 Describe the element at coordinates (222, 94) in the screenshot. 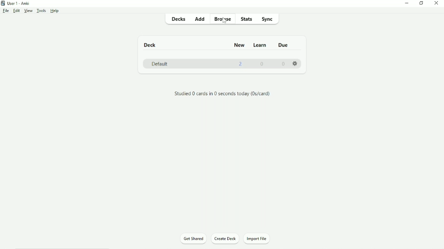

I see `Studied 0 cards in 0 seconds today.` at that location.